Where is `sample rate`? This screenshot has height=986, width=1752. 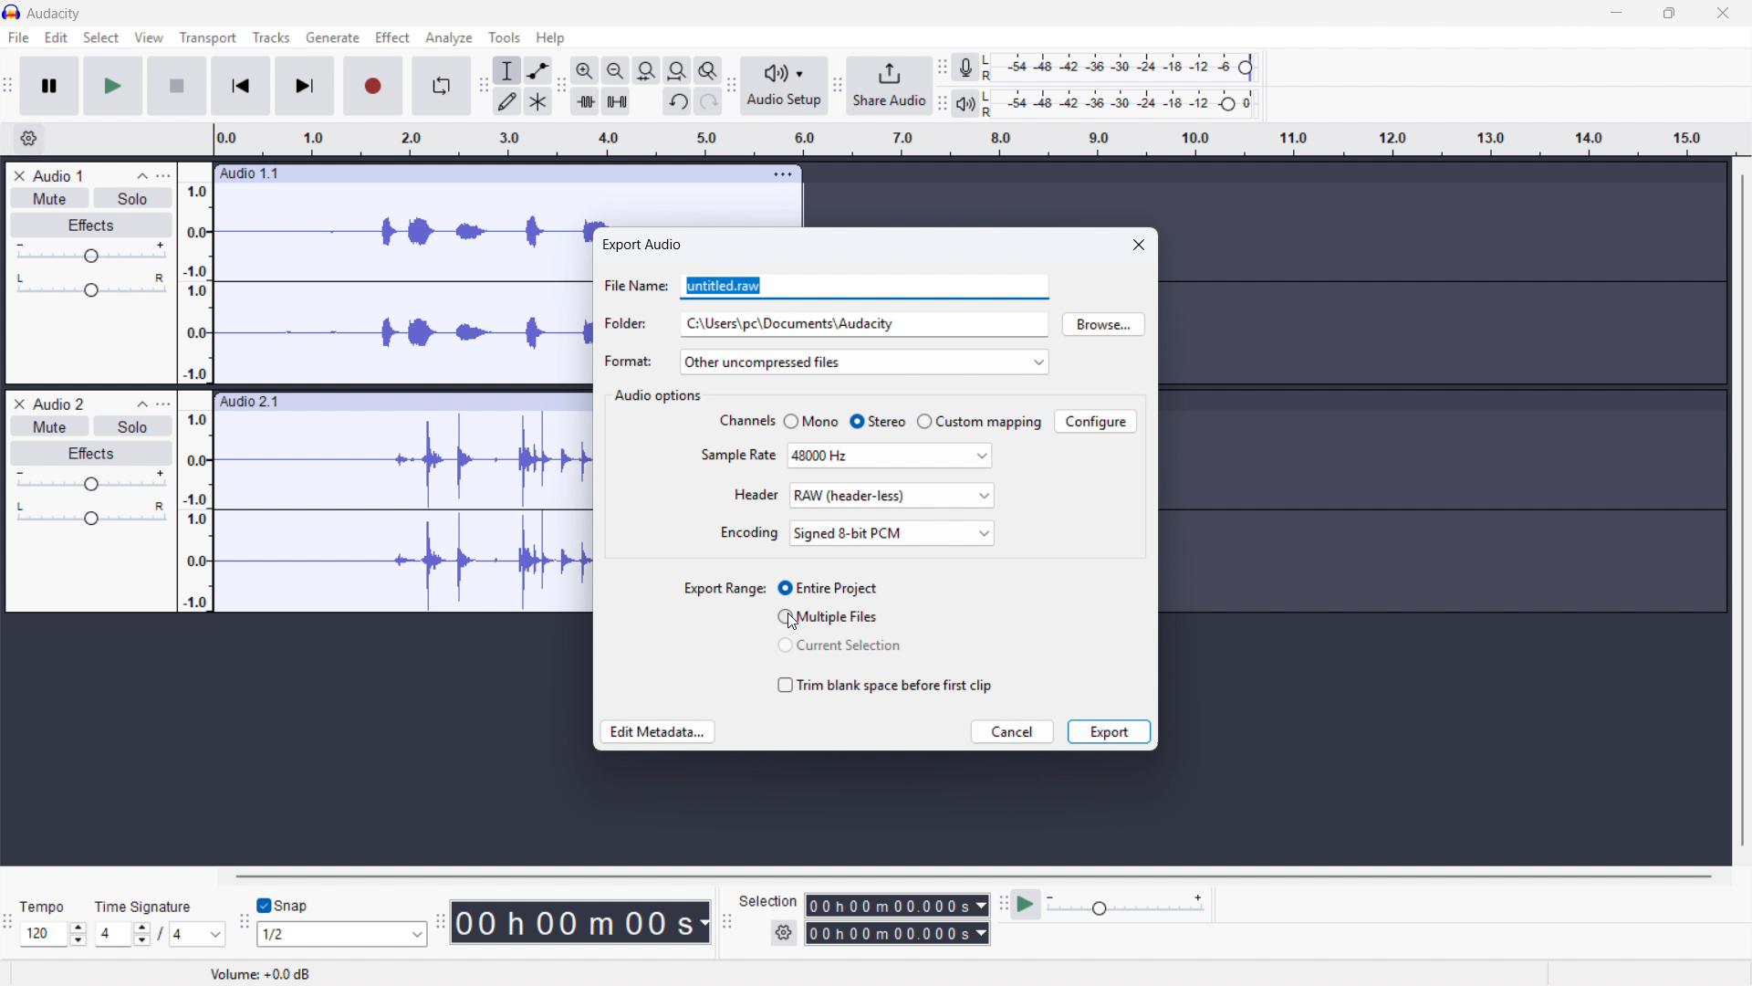 sample rate is located at coordinates (738, 454).